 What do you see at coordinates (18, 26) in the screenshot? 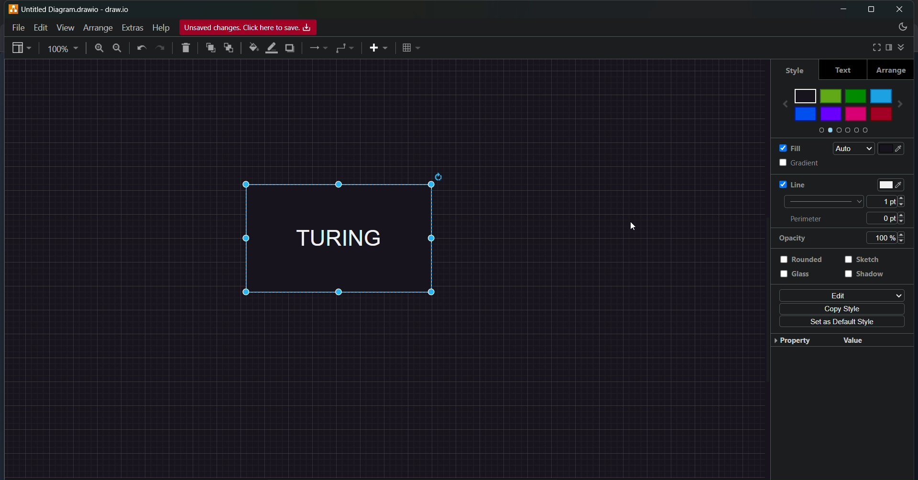
I see `File` at bounding box center [18, 26].